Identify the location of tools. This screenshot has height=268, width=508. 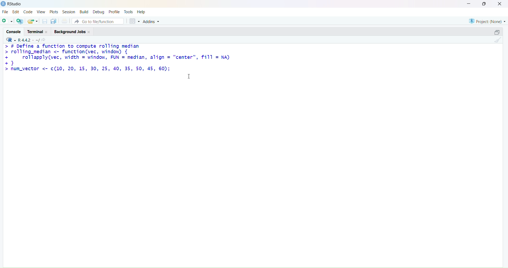
(129, 12).